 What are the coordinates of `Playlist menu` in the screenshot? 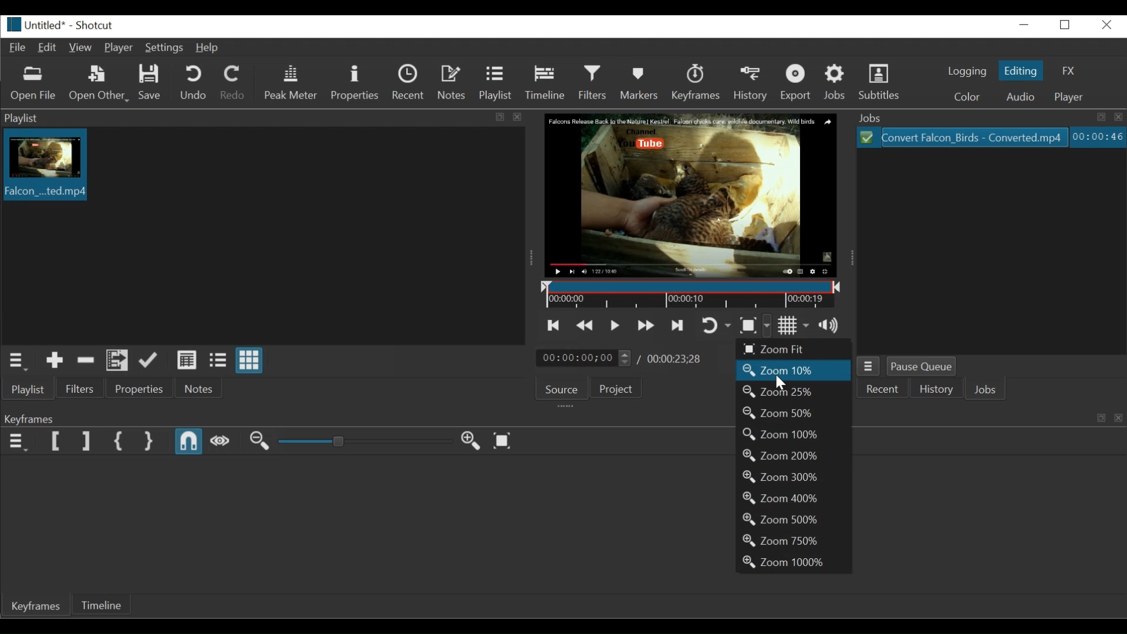 It's located at (18, 362).